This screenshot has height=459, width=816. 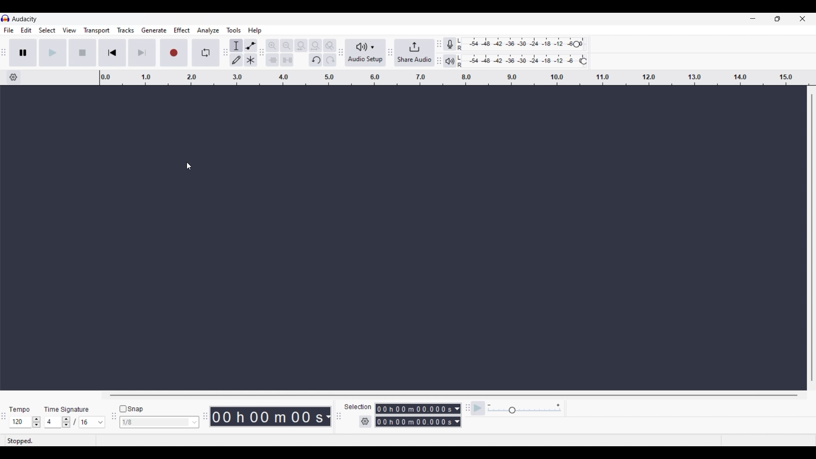 I want to click on Shows recorded duration, so click(x=267, y=416).